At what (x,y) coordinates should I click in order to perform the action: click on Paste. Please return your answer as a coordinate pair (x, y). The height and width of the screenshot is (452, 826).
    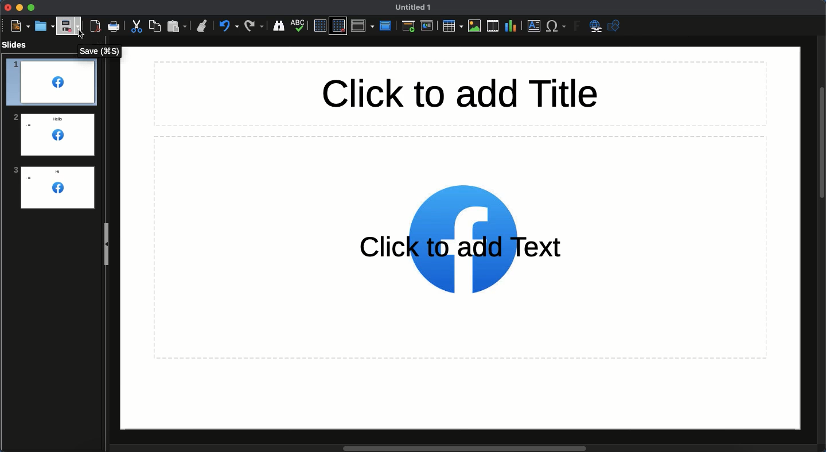
    Looking at the image, I should click on (178, 26).